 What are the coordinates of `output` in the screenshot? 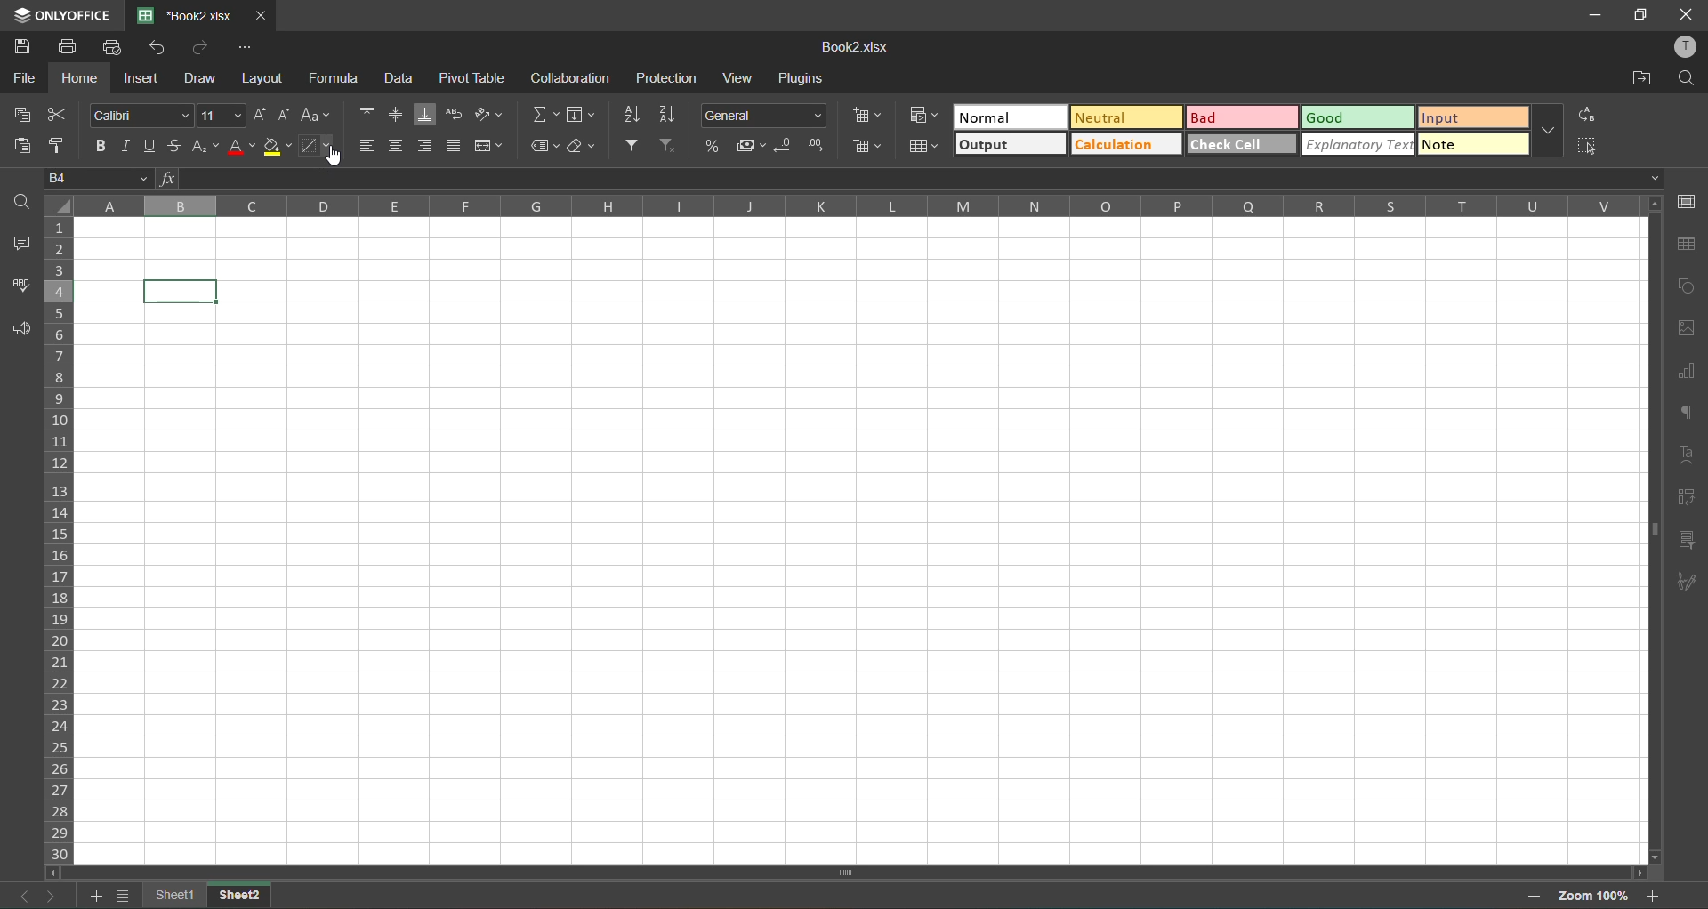 It's located at (1013, 144).